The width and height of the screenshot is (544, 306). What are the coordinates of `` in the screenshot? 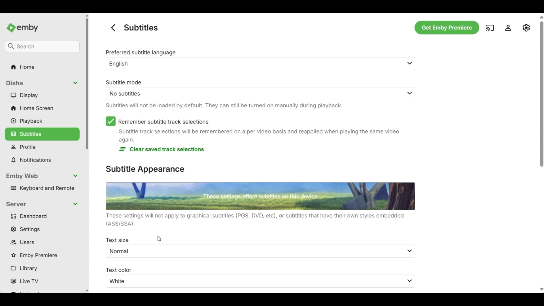 It's located at (112, 27).